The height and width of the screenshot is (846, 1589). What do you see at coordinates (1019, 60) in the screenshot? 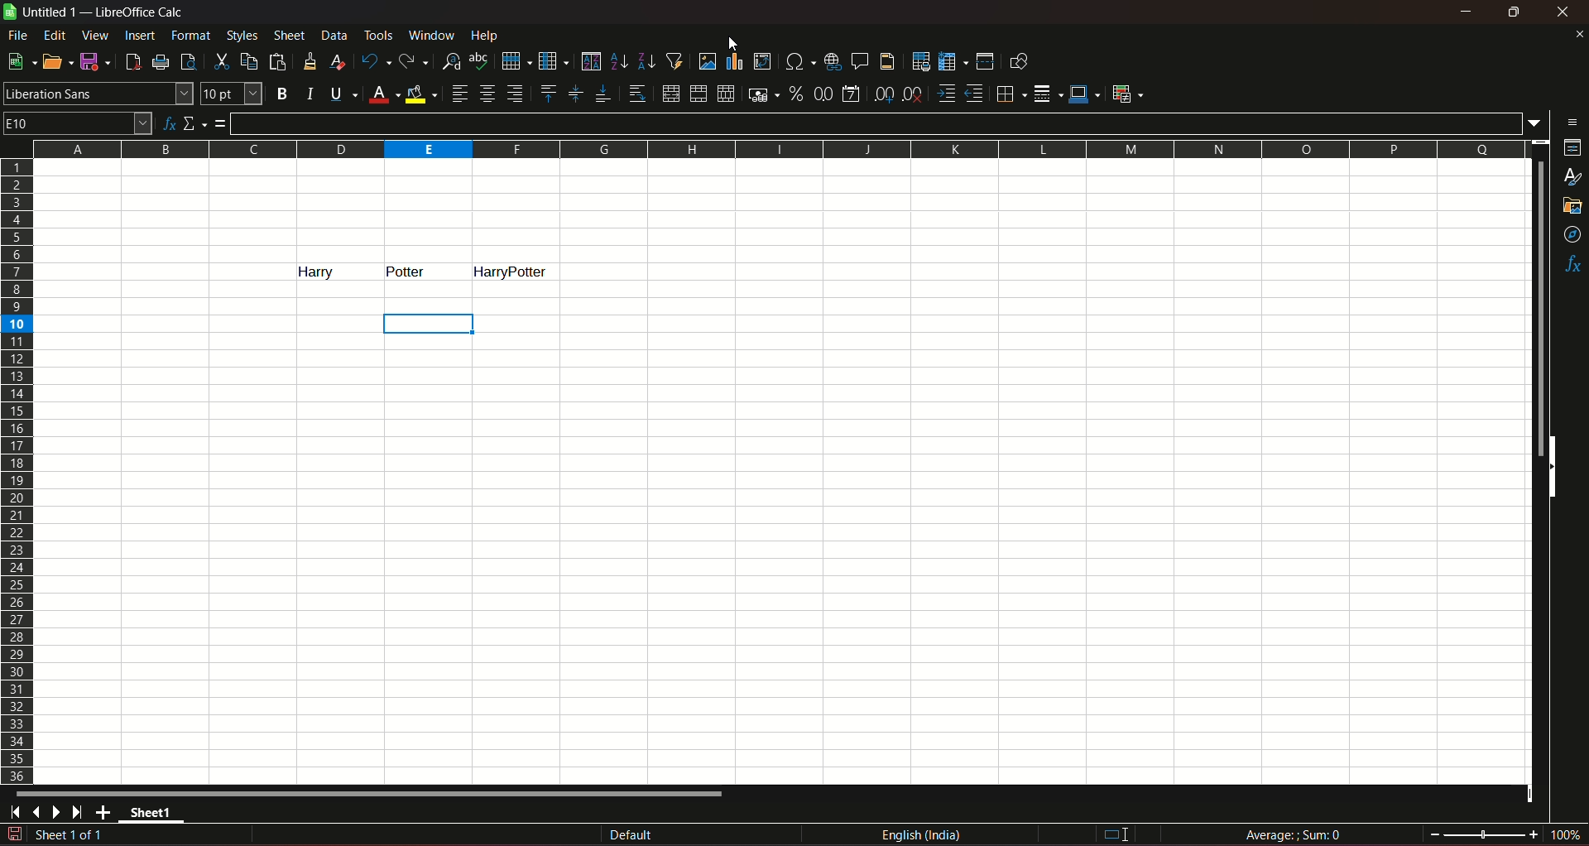
I see `show draw functions` at bounding box center [1019, 60].